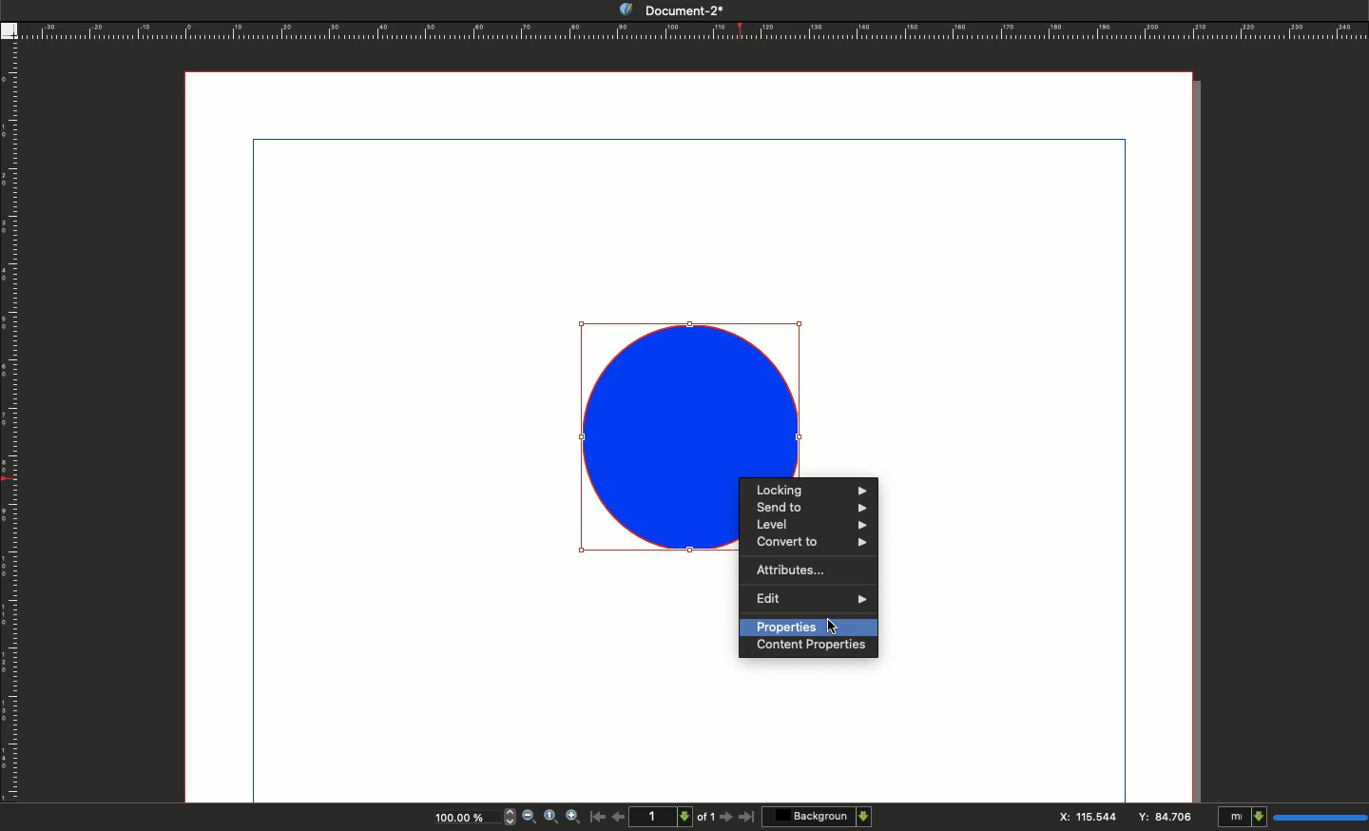  Describe the element at coordinates (693, 31) in the screenshot. I see `Ruler` at that location.